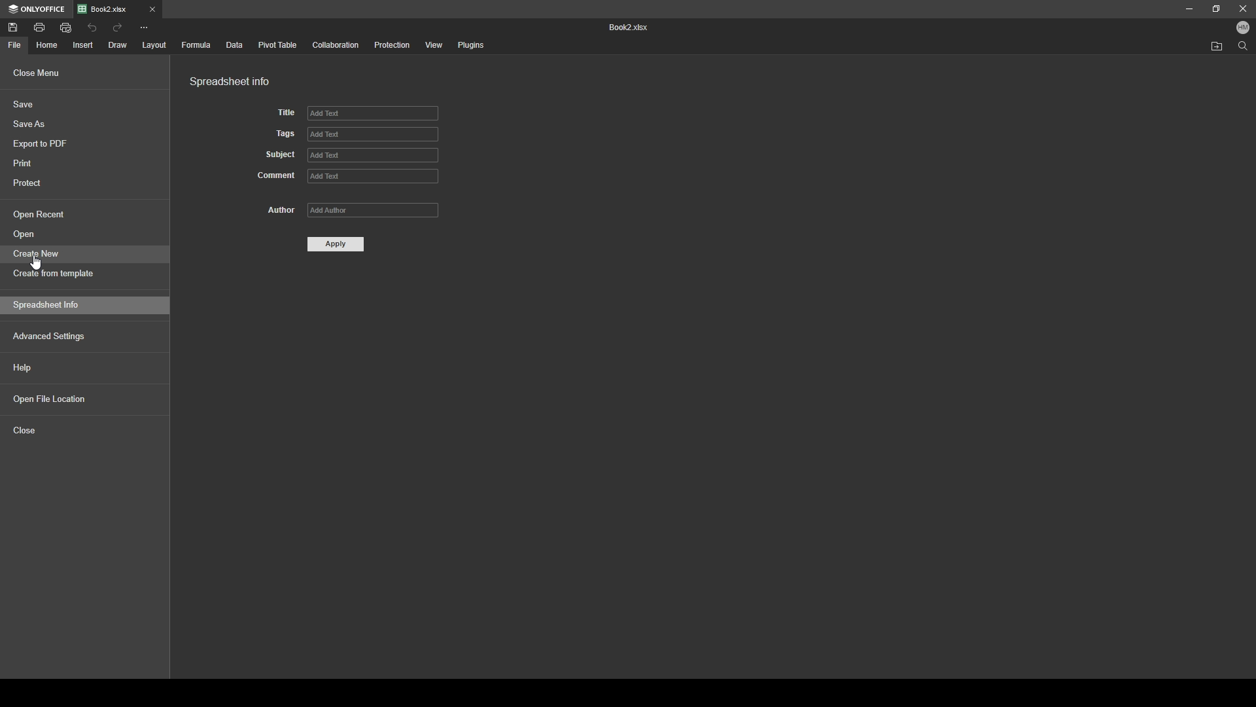 The height and width of the screenshot is (707, 1256). What do you see at coordinates (376, 113) in the screenshot?
I see `add text` at bounding box center [376, 113].